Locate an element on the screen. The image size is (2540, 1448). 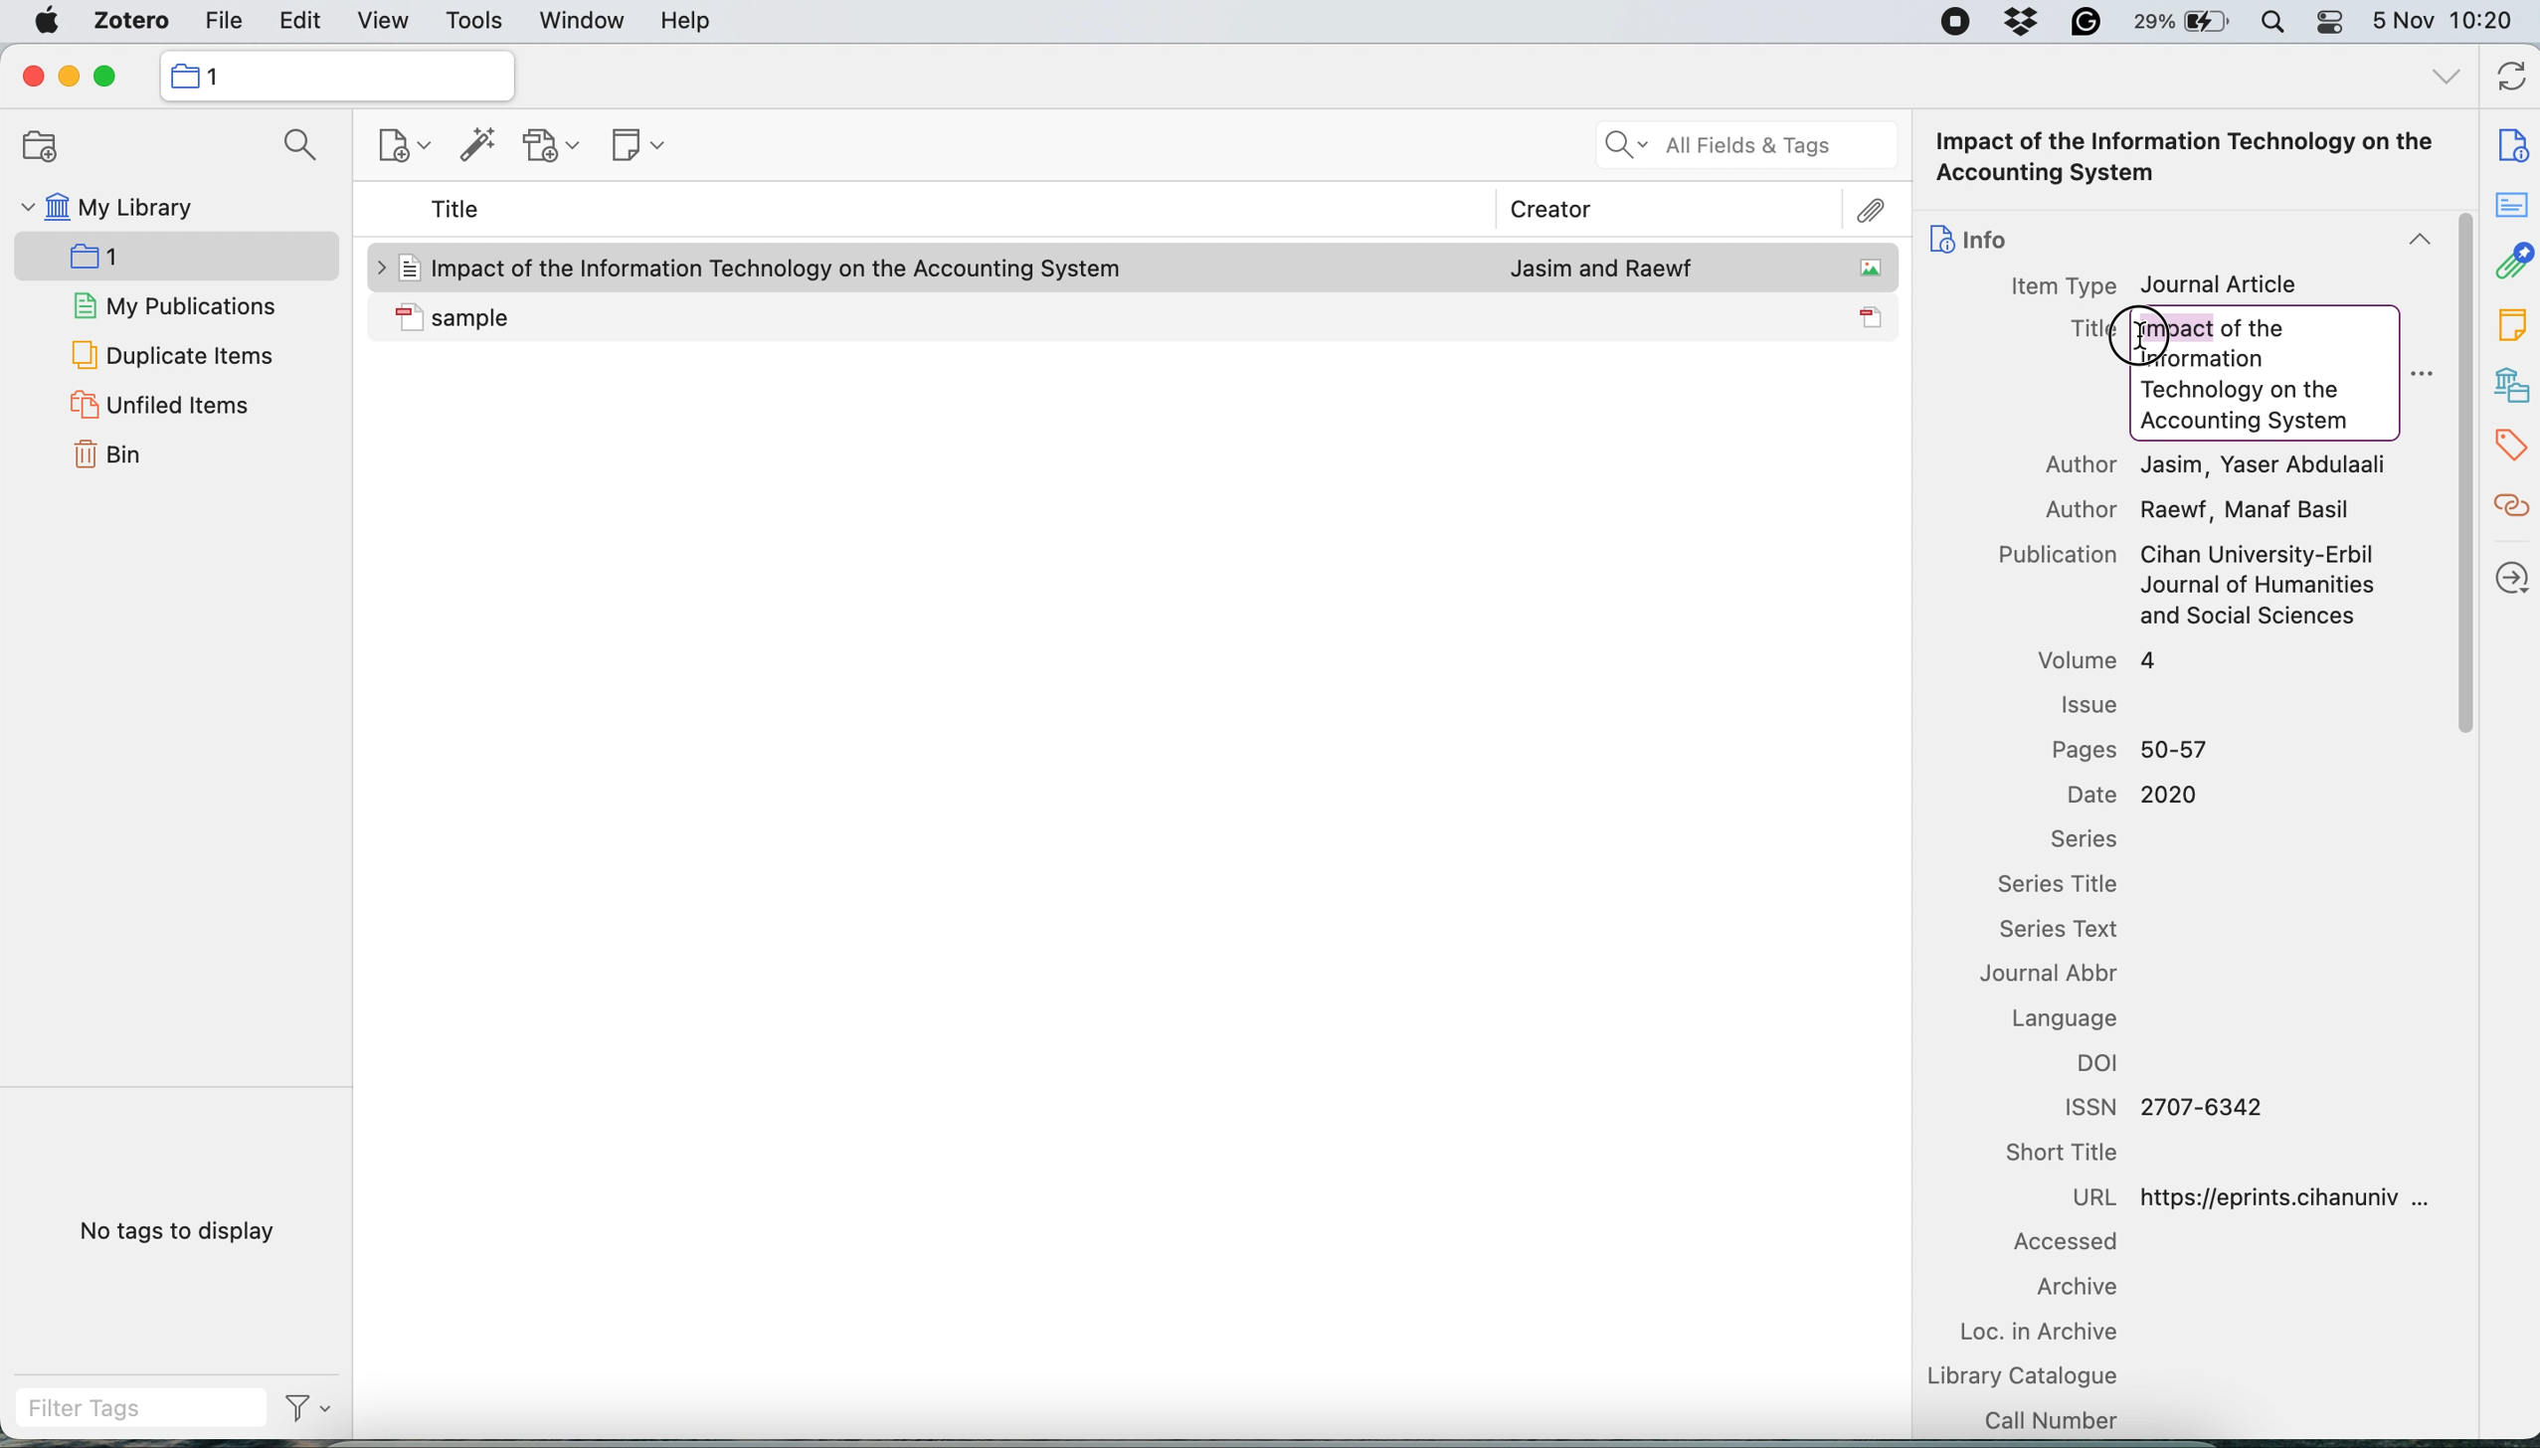
5 Nov 10:20 is located at coordinates (2444, 21).